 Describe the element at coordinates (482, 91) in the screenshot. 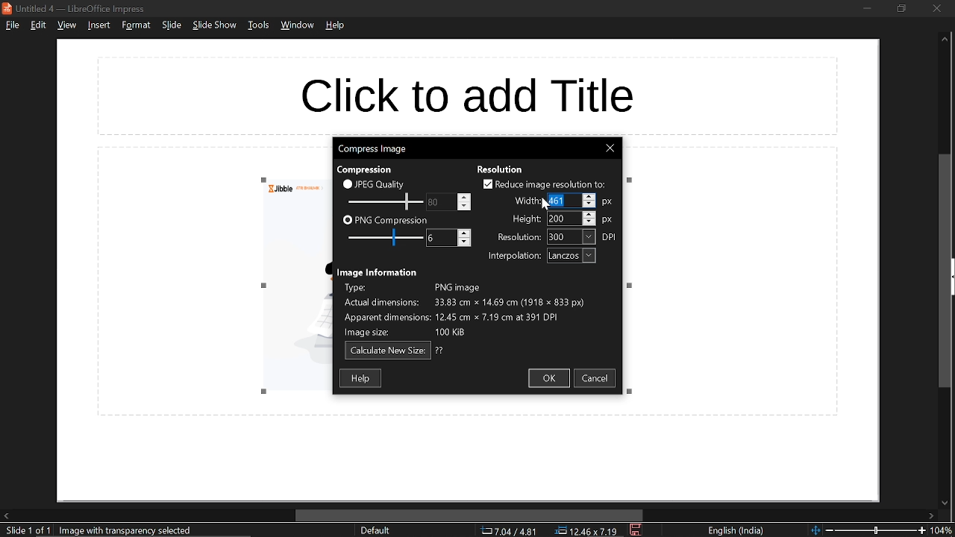

I see `space for title` at that location.